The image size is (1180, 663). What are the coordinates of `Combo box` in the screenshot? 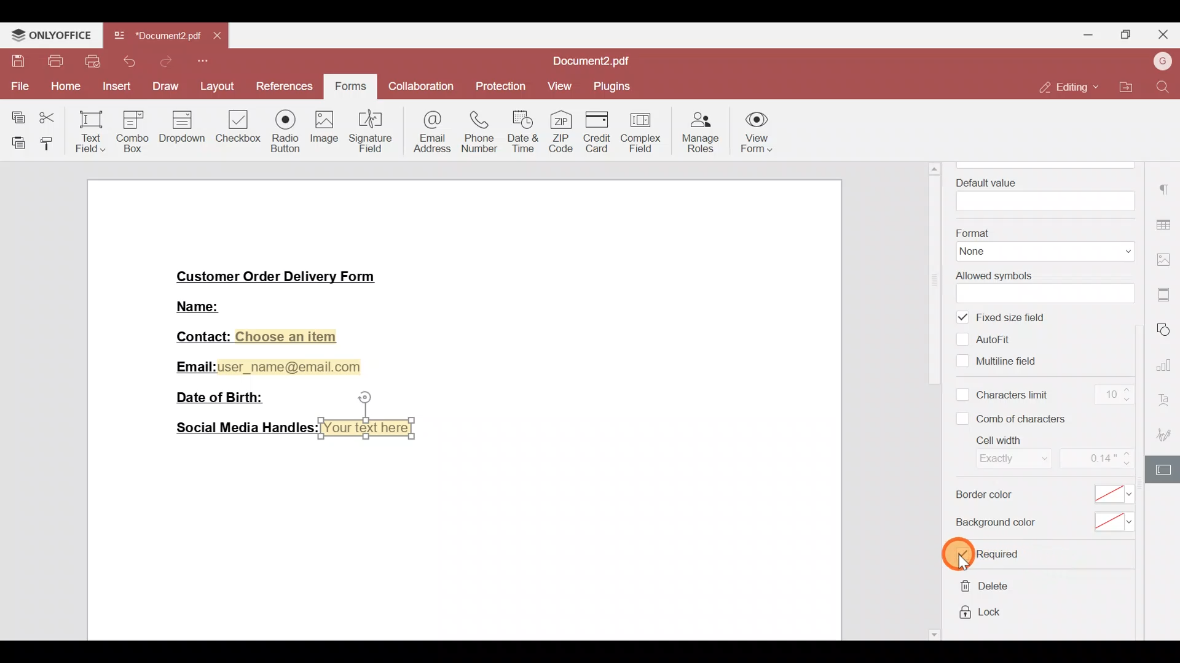 It's located at (135, 130).